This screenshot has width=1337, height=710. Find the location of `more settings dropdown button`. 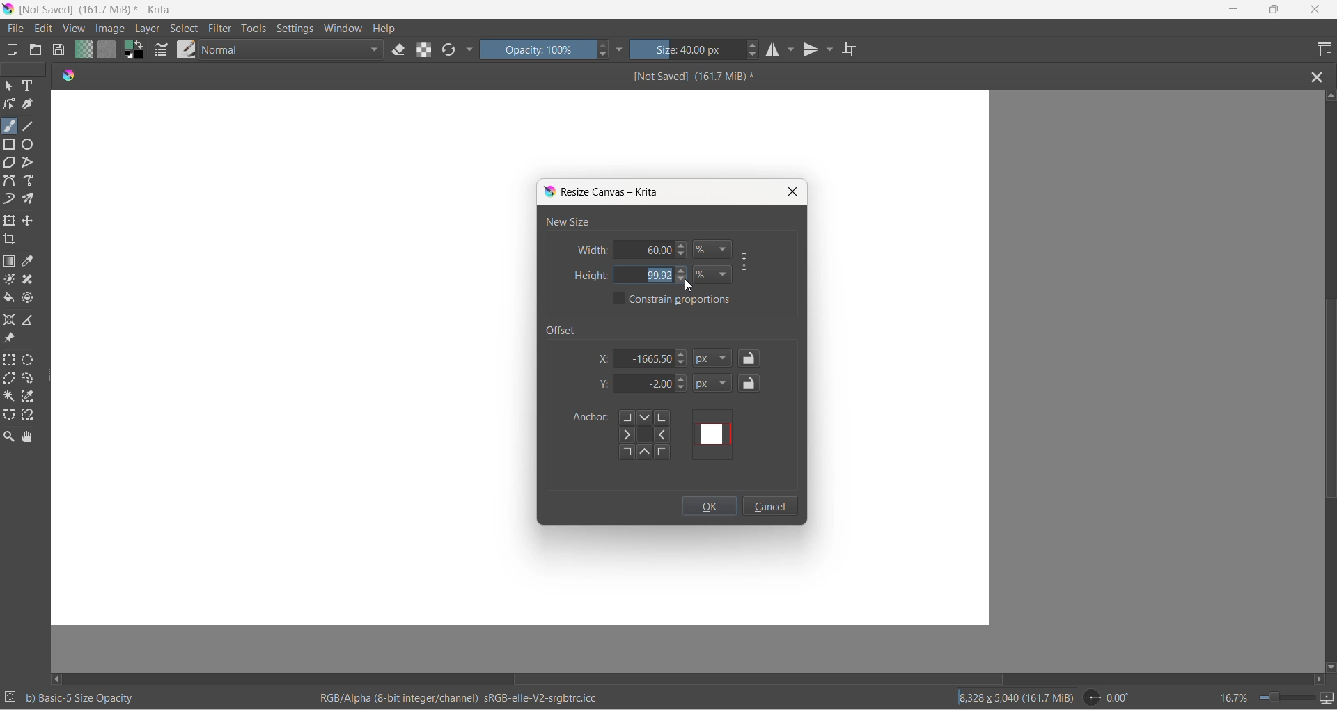

more settings dropdown button is located at coordinates (620, 49).